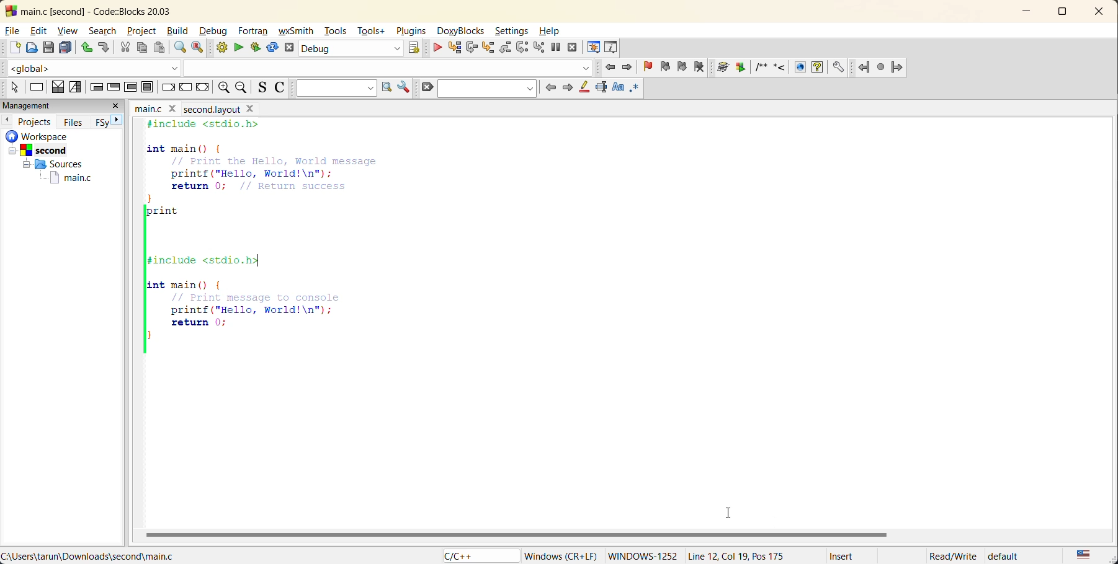 The height and width of the screenshot is (564, 1118). What do you see at coordinates (295, 66) in the screenshot?
I see `code completion compiler` at bounding box center [295, 66].